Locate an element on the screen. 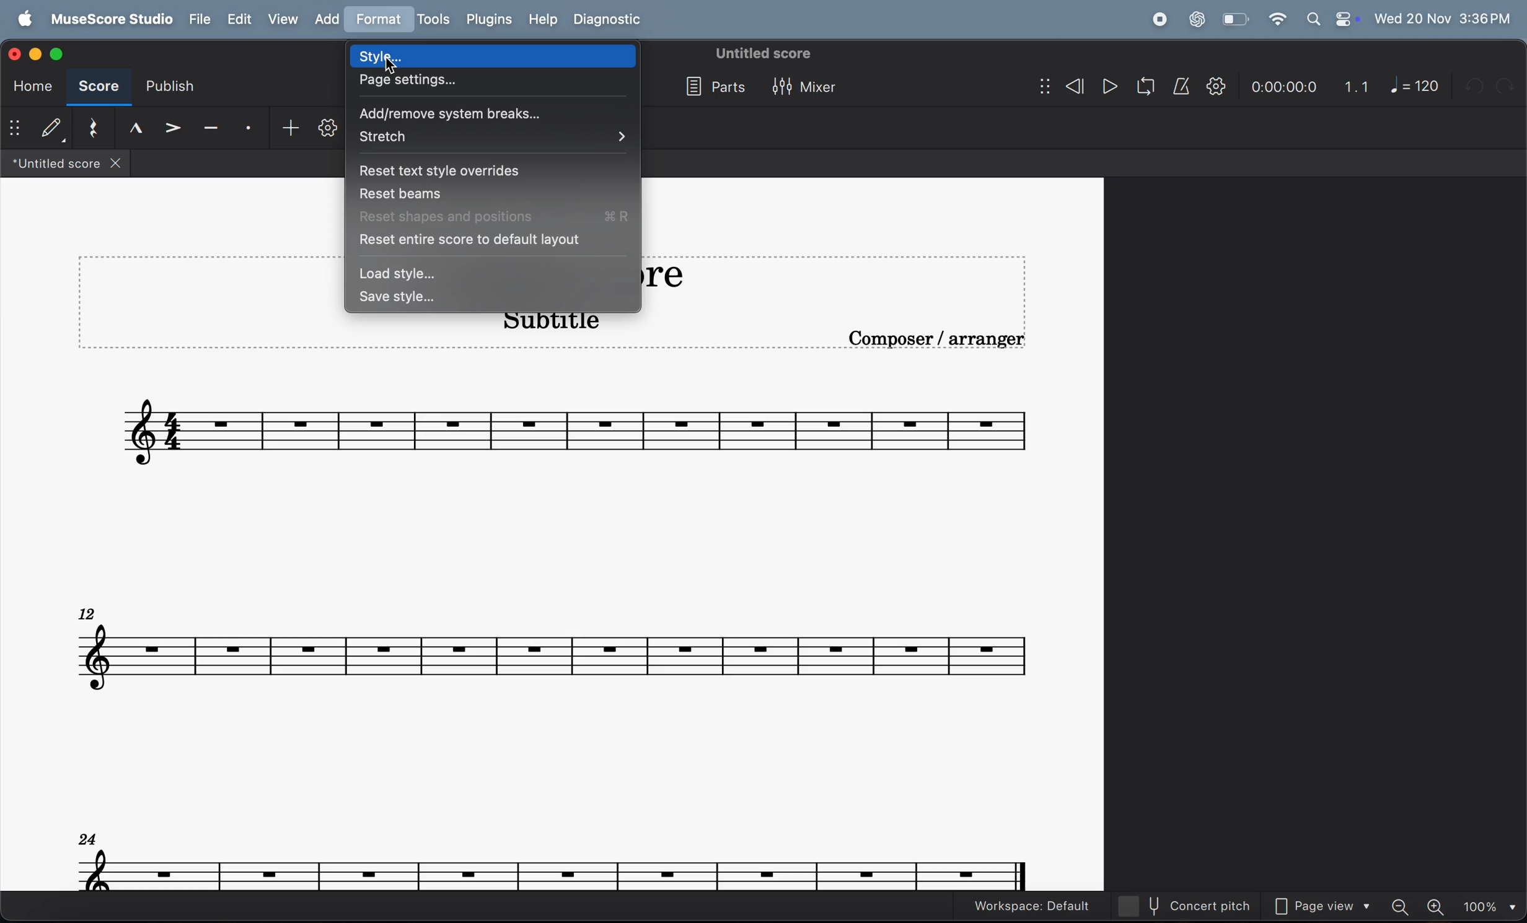  reset is located at coordinates (94, 129).